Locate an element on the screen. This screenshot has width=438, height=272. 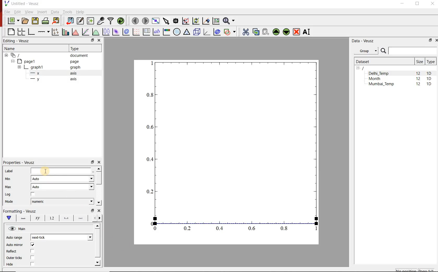
document is located at coordinates (47, 55).